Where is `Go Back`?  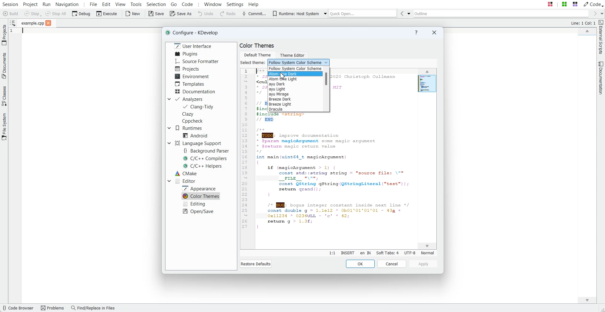
Go Back is located at coordinates (401, 13).